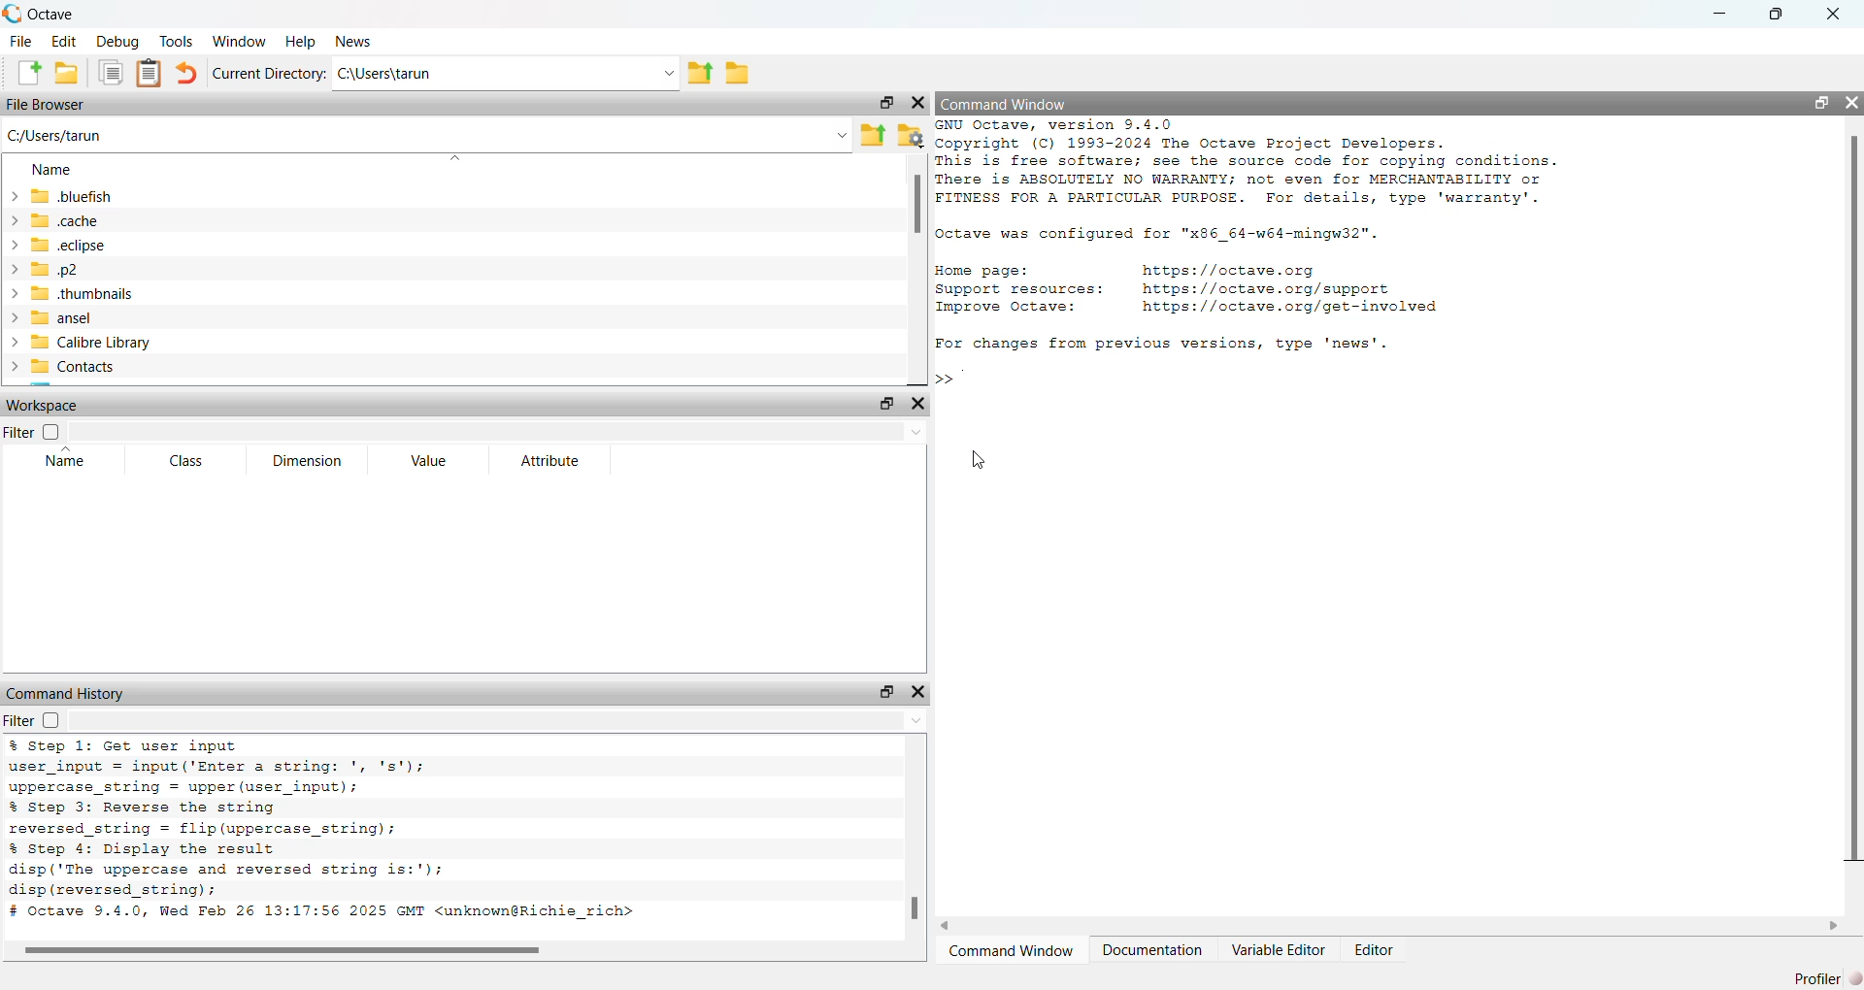 The width and height of the screenshot is (1864, 990). What do you see at coordinates (68, 76) in the screenshot?
I see `open an existing file in editor` at bounding box center [68, 76].